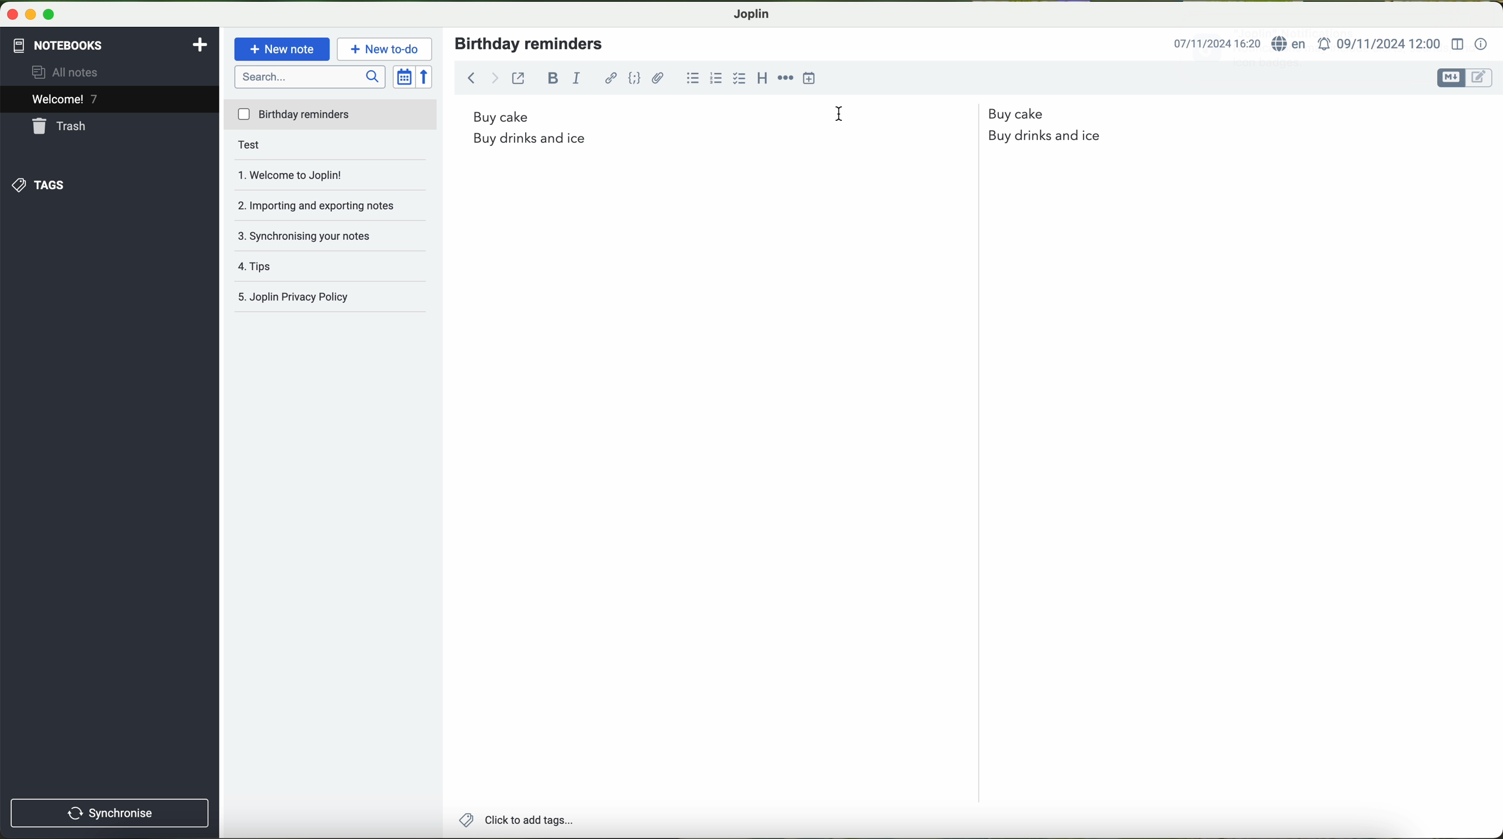  What do you see at coordinates (481, 76) in the screenshot?
I see `back arrow` at bounding box center [481, 76].